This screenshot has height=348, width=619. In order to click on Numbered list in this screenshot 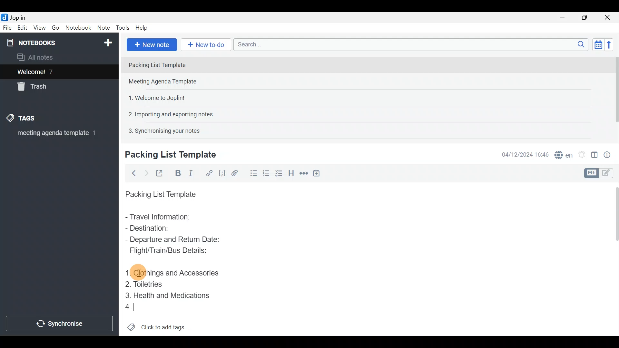, I will do `click(280, 173)`.